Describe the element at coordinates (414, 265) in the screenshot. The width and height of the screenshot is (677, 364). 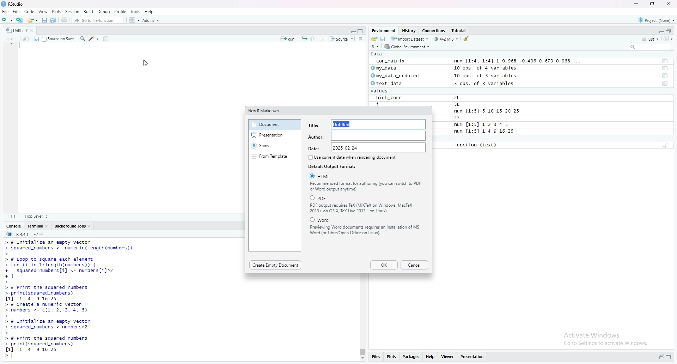
I see `Cancel` at that location.